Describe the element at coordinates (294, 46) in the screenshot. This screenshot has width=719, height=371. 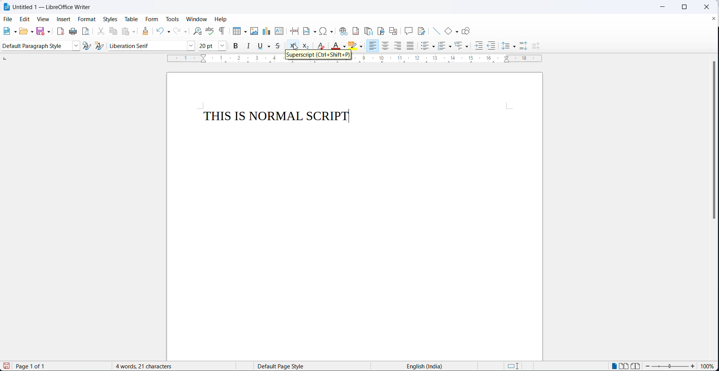
I see `superscript` at that location.